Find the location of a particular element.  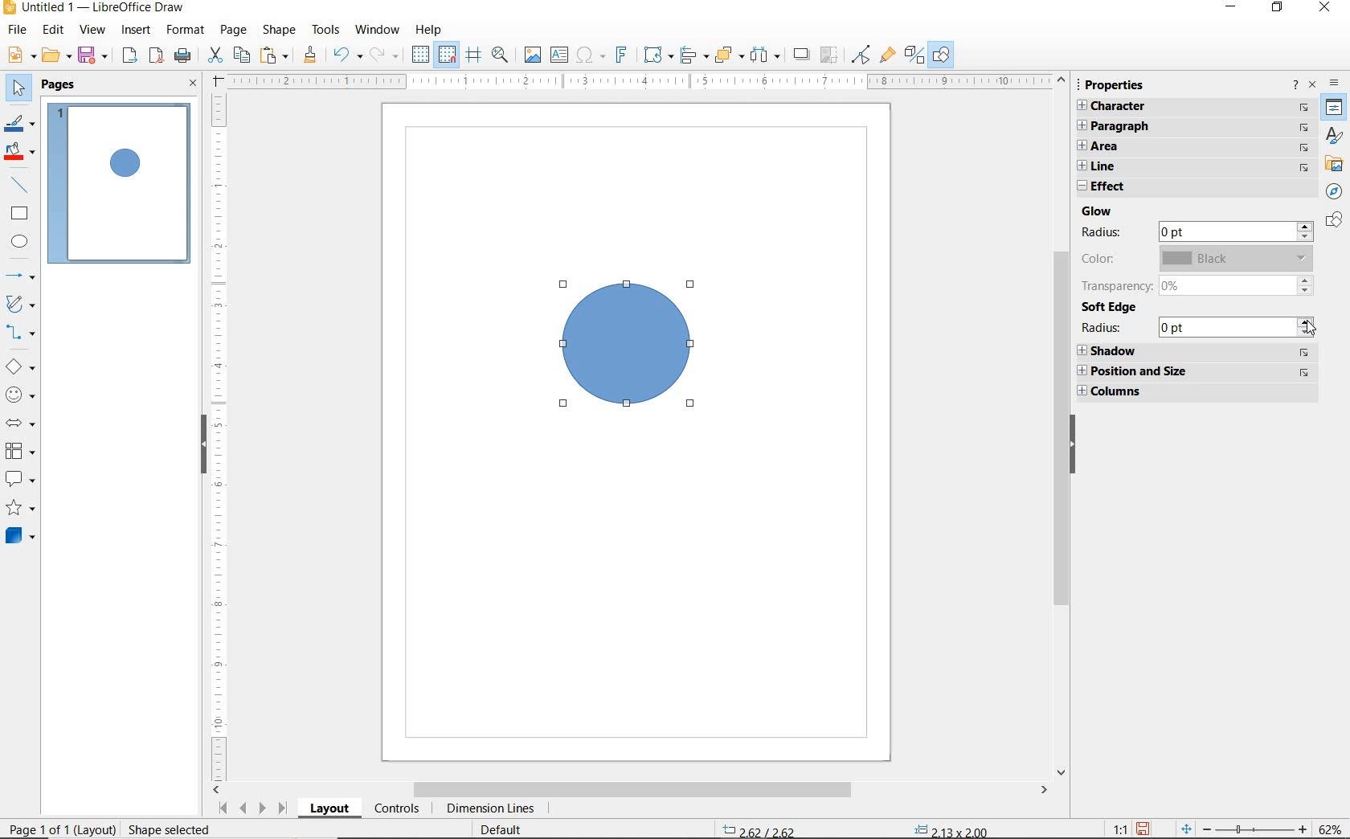

BASIC SHAPES is located at coordinates (22, 366).